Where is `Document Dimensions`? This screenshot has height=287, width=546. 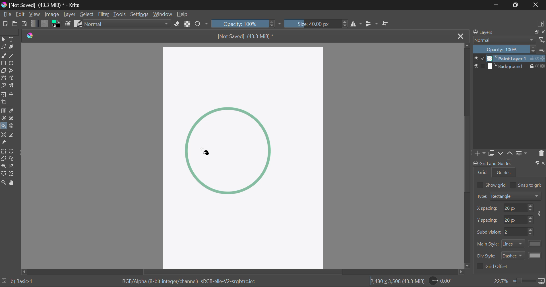
Document Dimensions is located at coordinates (396, 282).